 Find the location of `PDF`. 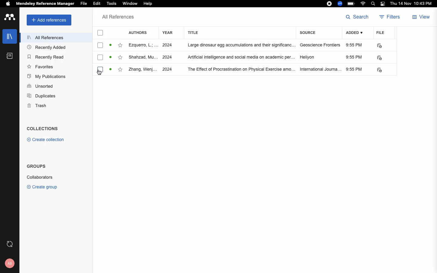

PDF is located at coordinates (379, 58).